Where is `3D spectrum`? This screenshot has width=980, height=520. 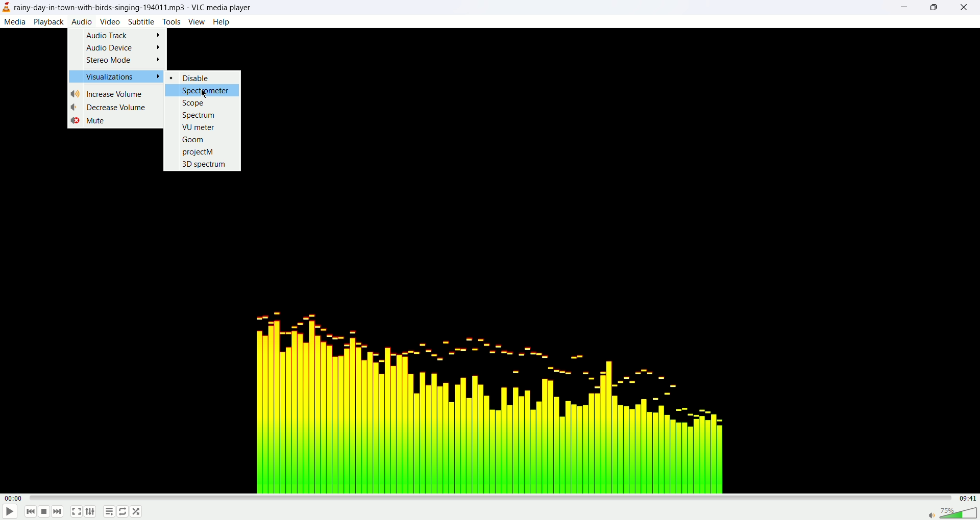
3D spectrum is located at coordinates (204, 165).